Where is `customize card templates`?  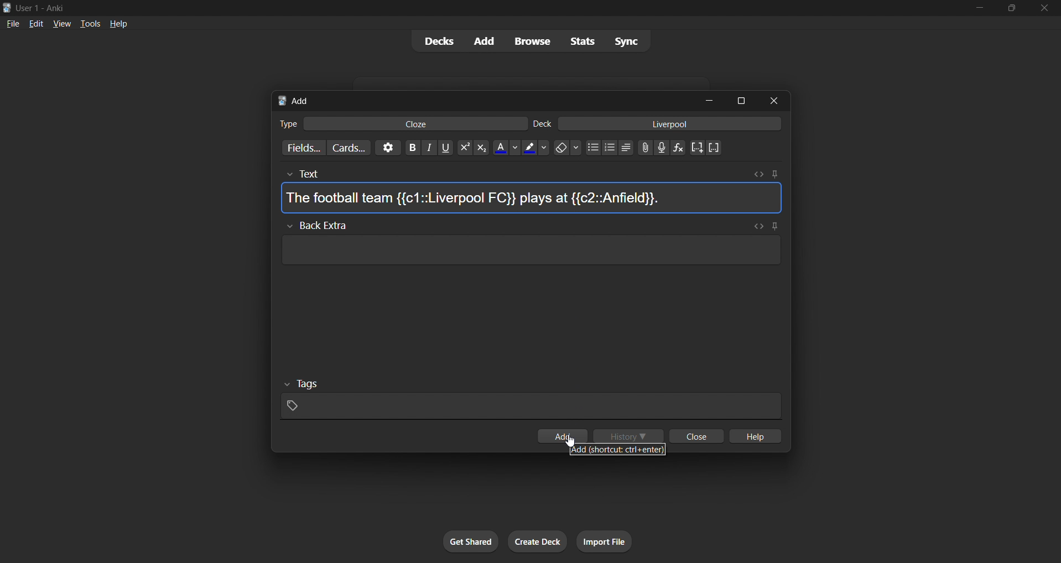 customize card templates is located at coordinates (353, 148).